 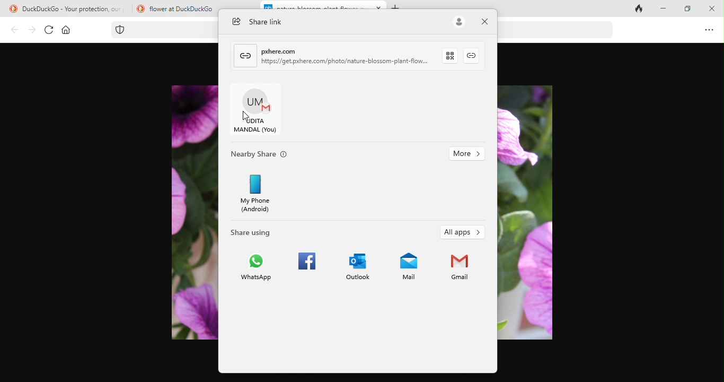 I want to click on account, so click(x=460, y=22).